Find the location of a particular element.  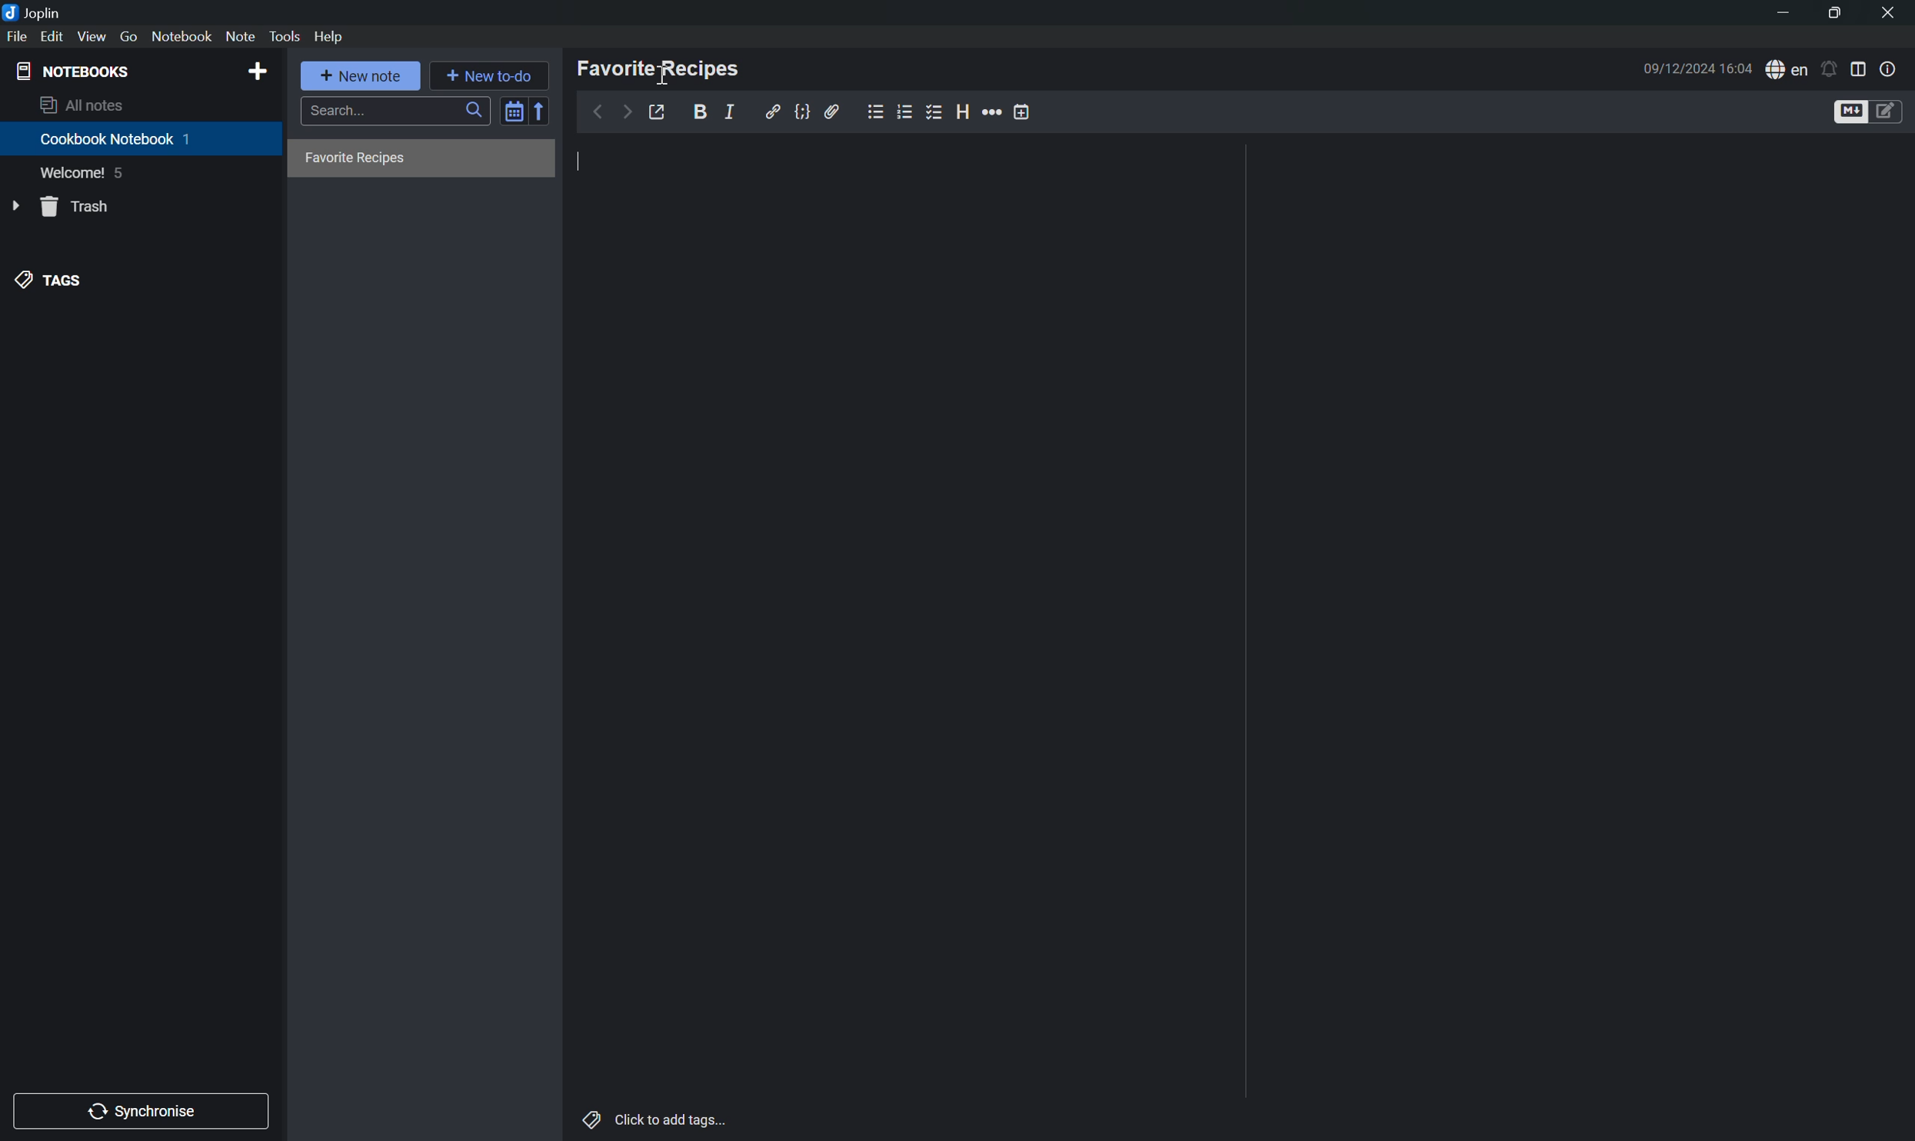

View is located at coordinates (92, 36).